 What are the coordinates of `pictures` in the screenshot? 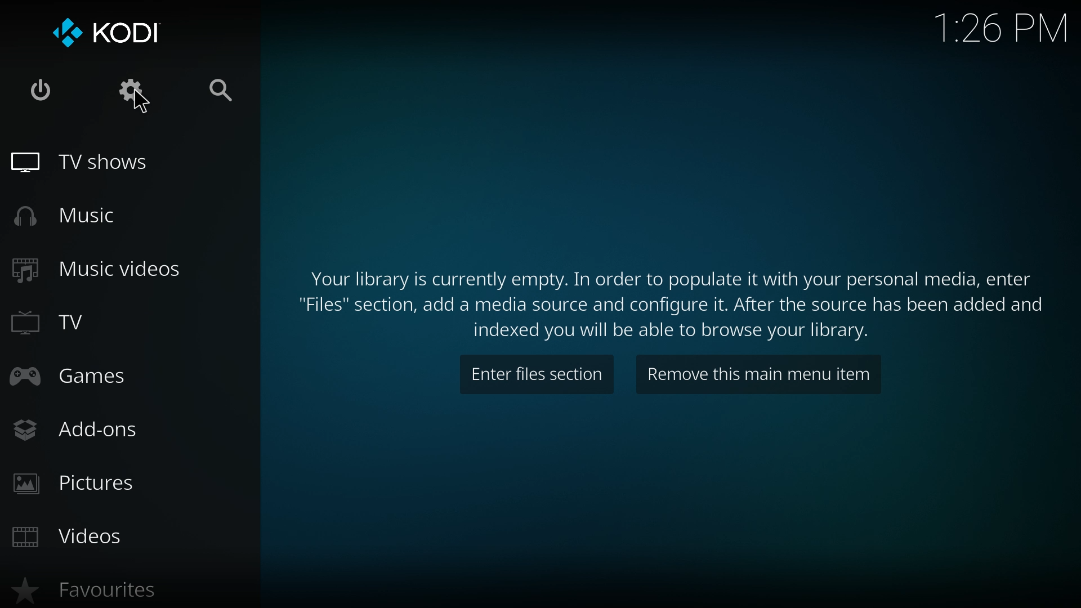 It's located at (106, 481).